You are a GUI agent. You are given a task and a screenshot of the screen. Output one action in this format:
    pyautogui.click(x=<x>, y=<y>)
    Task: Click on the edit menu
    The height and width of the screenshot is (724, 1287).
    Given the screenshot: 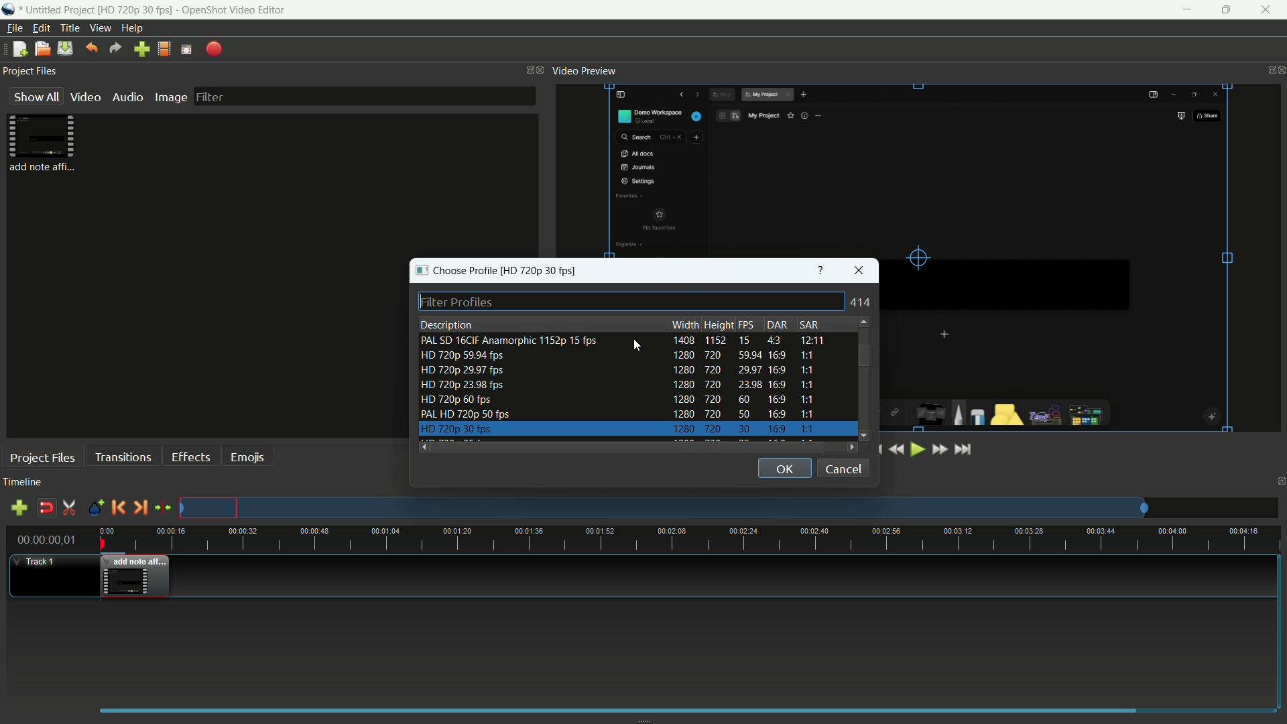 What is the action you would take?
    pyautogui.click(x=42, y=28)
    